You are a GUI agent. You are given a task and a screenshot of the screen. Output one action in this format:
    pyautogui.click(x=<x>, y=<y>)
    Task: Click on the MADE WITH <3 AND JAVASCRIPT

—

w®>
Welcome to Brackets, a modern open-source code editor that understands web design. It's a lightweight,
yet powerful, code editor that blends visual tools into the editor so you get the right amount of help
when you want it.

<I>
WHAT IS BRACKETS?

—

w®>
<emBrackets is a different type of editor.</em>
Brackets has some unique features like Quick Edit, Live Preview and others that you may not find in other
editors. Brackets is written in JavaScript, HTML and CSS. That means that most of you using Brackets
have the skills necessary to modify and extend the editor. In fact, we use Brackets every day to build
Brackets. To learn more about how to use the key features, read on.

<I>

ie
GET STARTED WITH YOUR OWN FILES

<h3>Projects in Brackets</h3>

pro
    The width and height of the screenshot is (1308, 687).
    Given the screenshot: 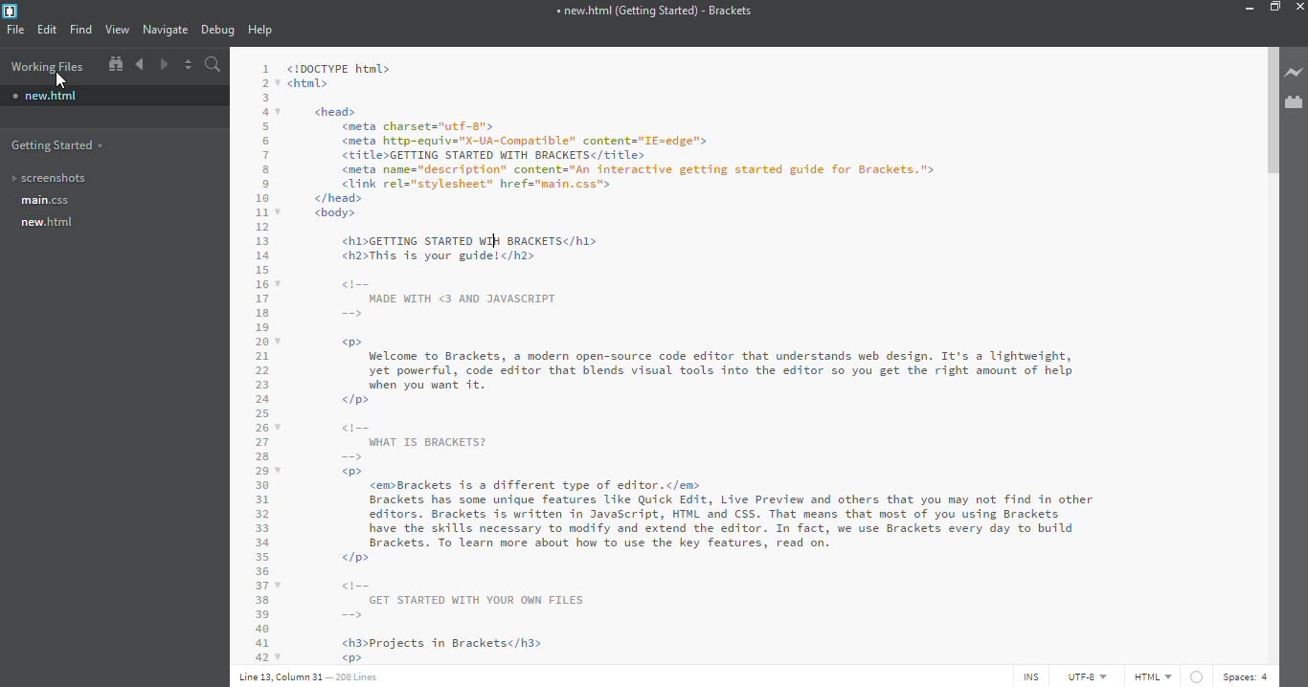 What is the action you would take?
    pyautogui.click(x=733, y=469)
    